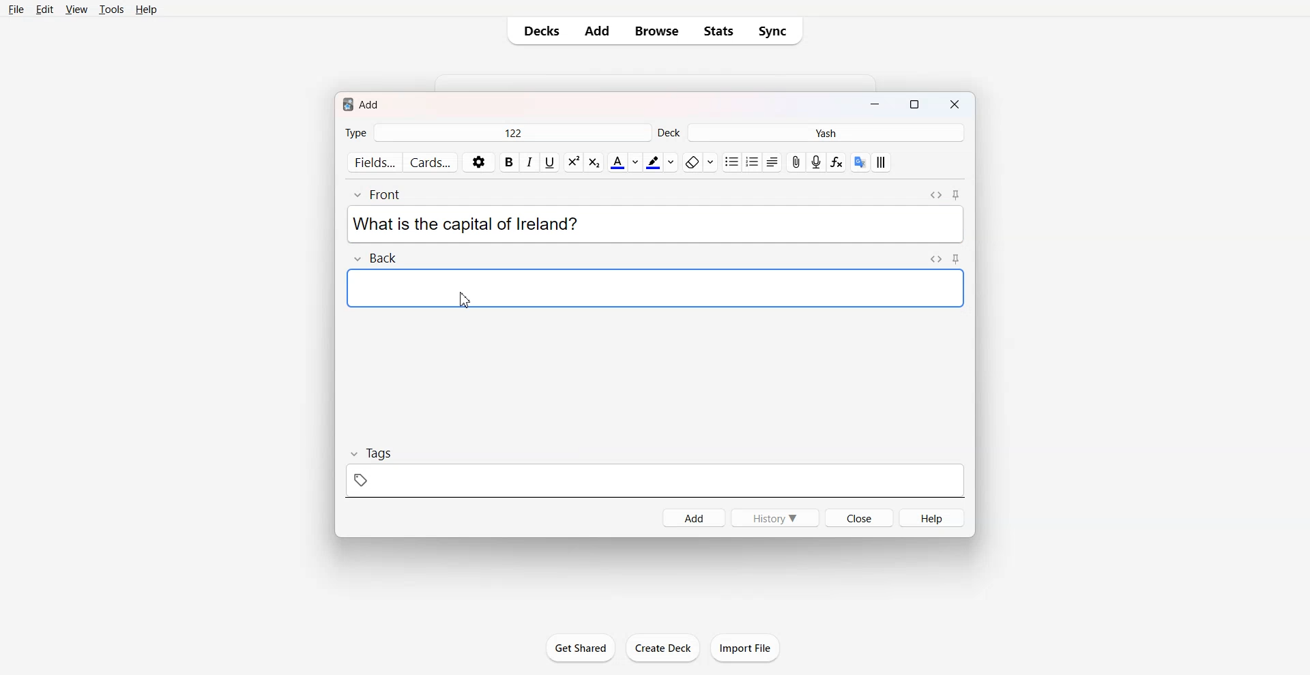 Image resolution: width=1310 pixels, height=675 pixels. I want to click on Text 1, so click(363, 103).